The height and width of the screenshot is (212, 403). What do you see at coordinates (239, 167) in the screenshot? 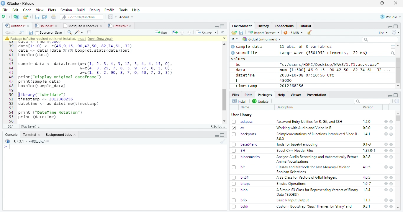
I see `bit` at bounding box center [239, 167].